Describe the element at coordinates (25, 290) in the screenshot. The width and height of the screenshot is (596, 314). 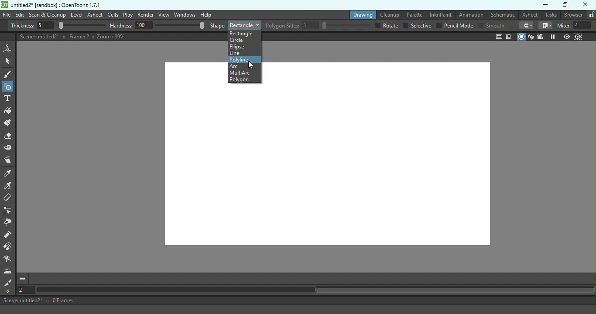
I see `Set the current frame` at that location.